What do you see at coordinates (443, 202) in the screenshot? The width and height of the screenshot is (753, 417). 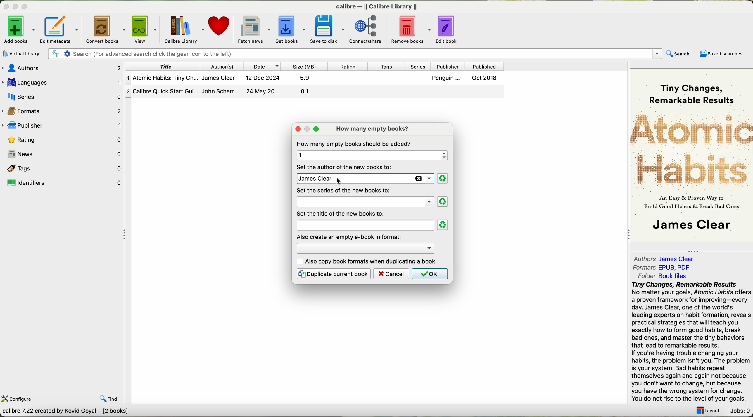 I see `clear` at bounding box center [443, 202].